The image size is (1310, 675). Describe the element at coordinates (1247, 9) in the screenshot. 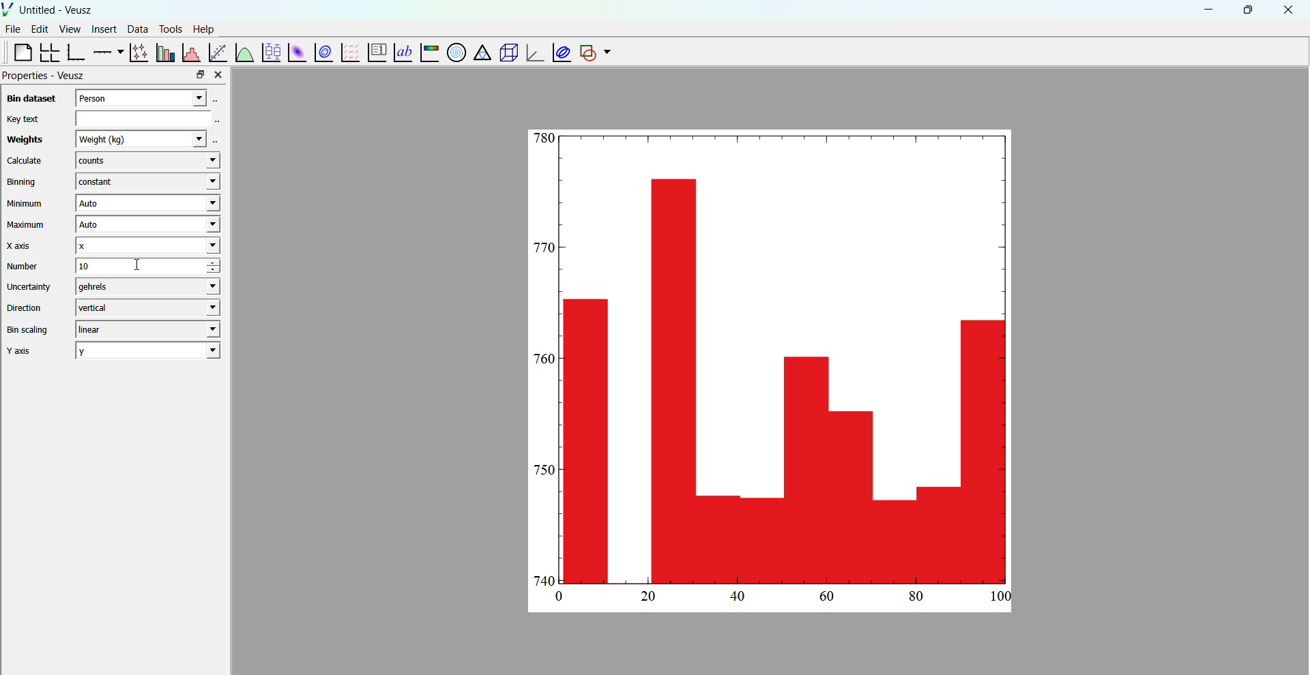

I see `maximize` at that location.